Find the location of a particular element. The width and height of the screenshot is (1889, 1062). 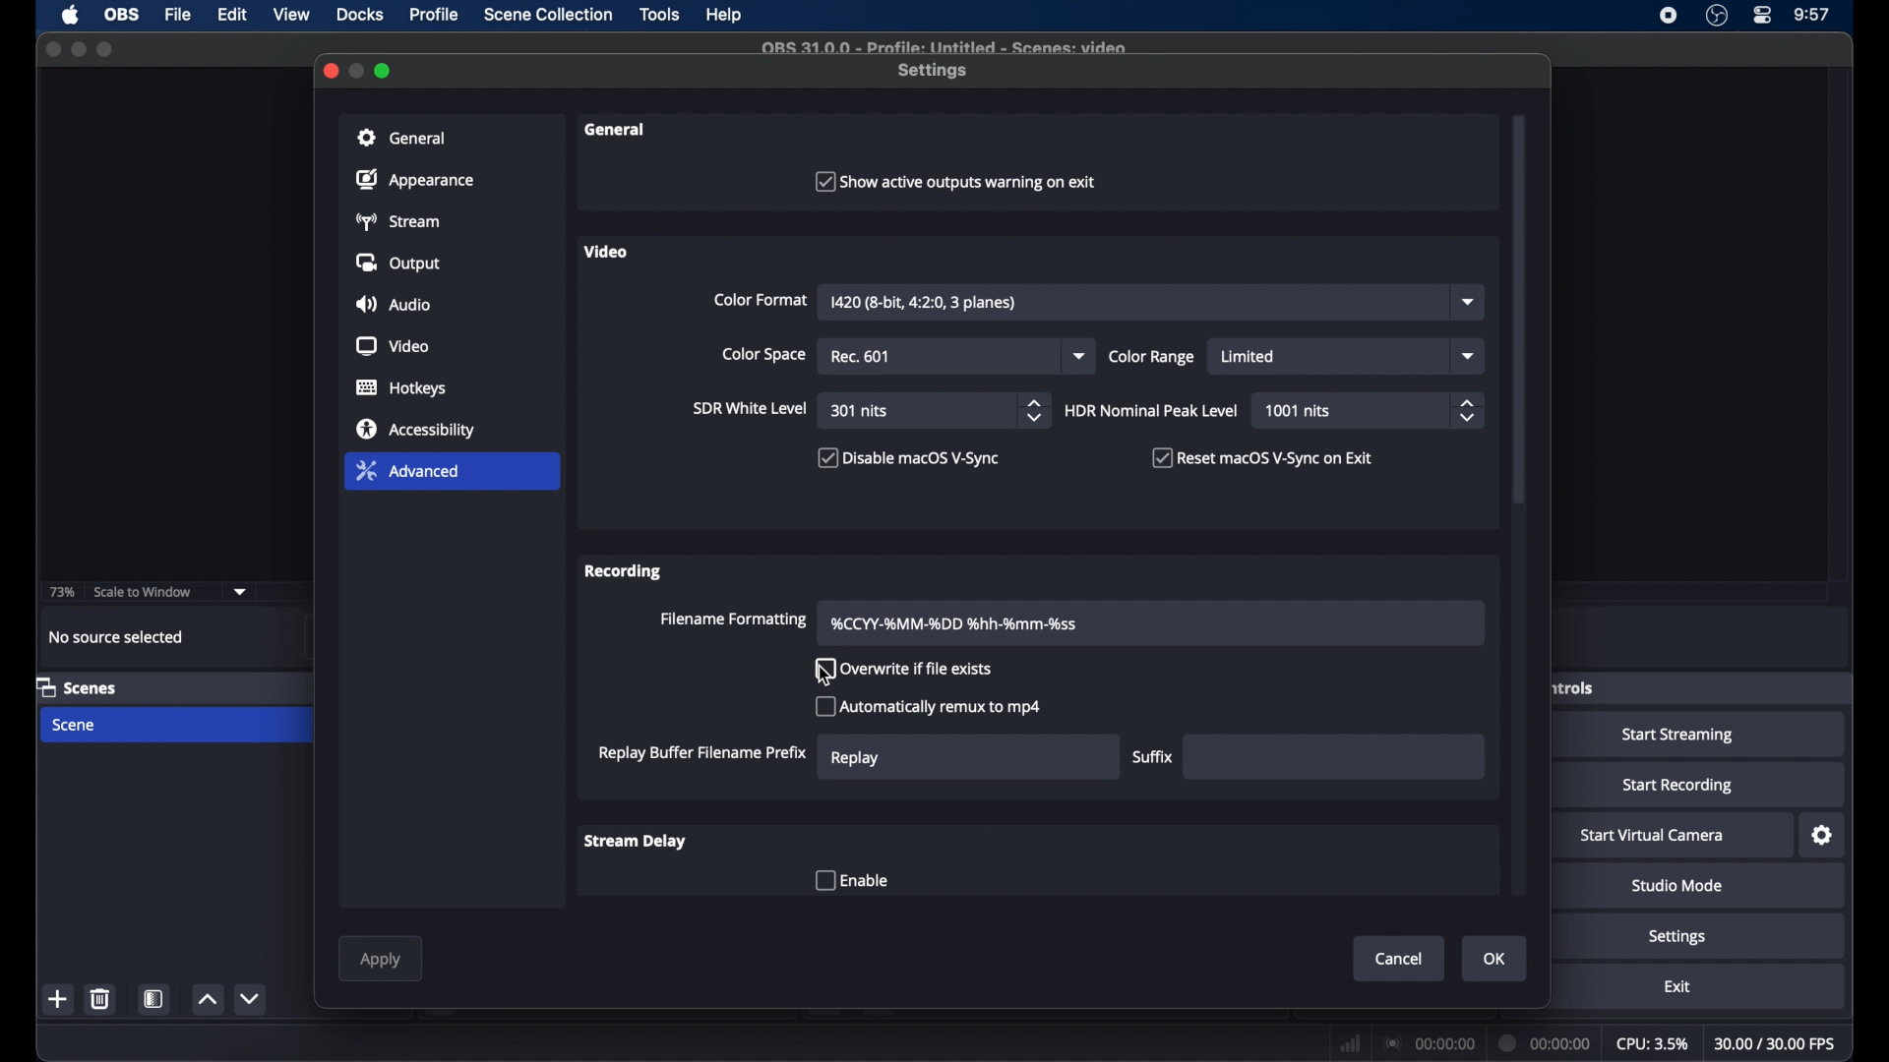

no source selected is located at coordinates (117, 637).